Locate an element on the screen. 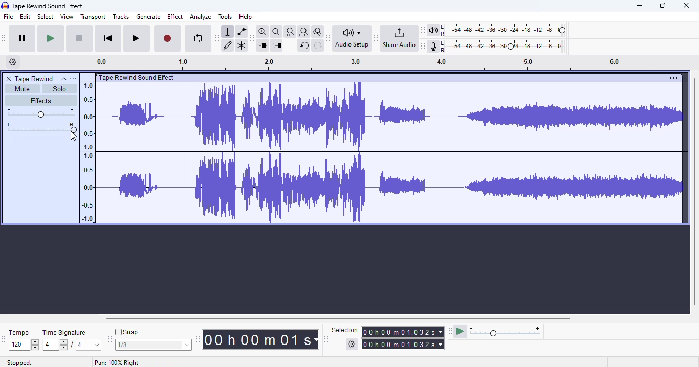 This screenshot has width=699, height=367. 4/4 is located at coordinates (70, 345).